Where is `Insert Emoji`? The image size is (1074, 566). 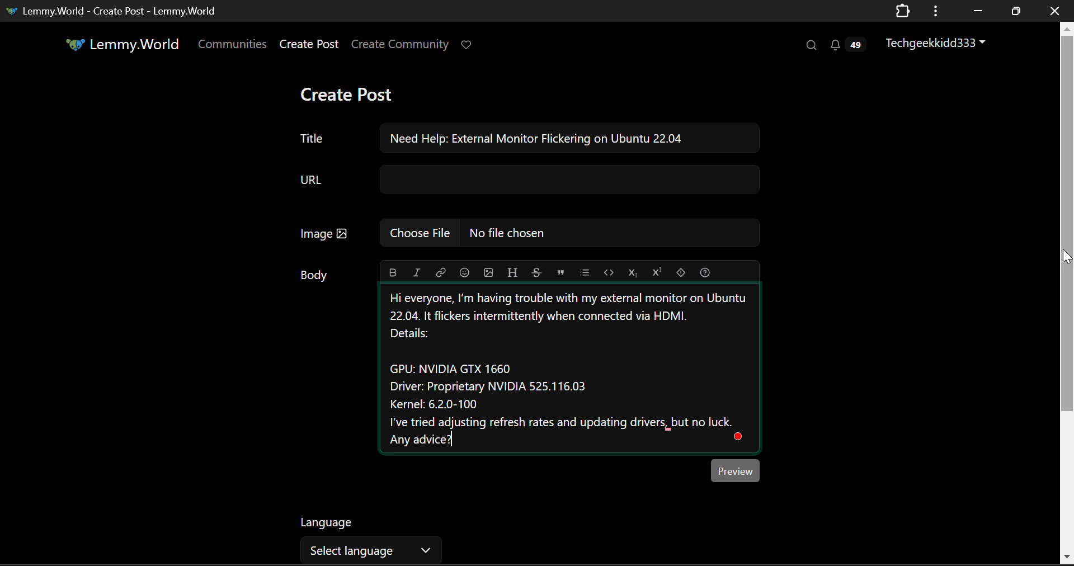
Insert Emoji is located at coordinates (464, 273).